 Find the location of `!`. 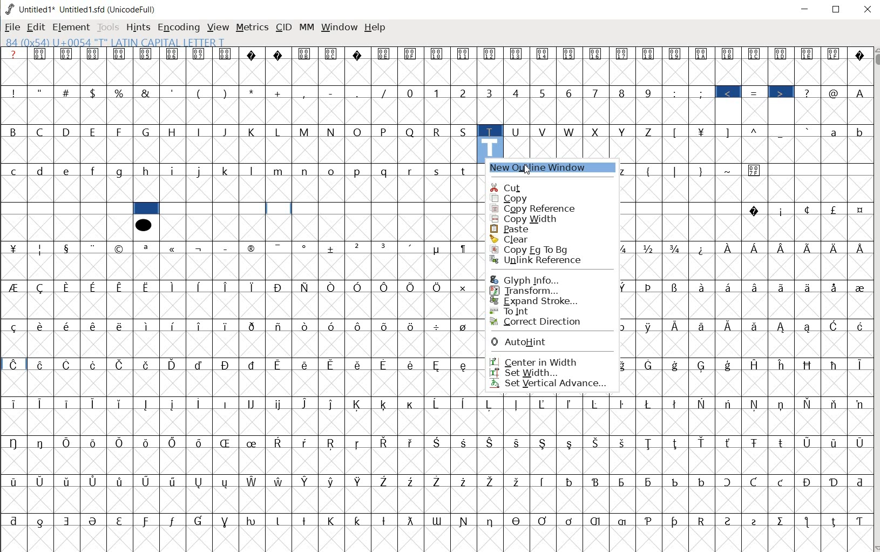

! is located at coordinates (12, 92).